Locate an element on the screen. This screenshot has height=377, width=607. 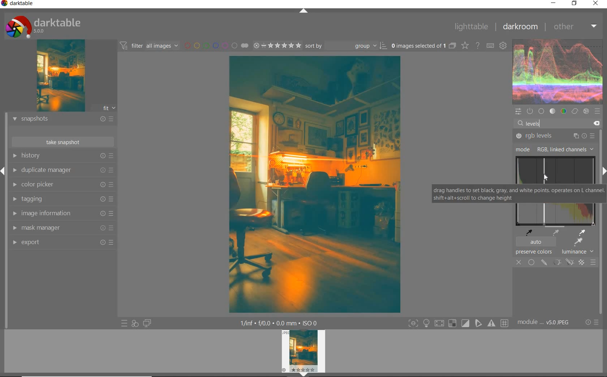
tagging is located at coordinates (61, 198).